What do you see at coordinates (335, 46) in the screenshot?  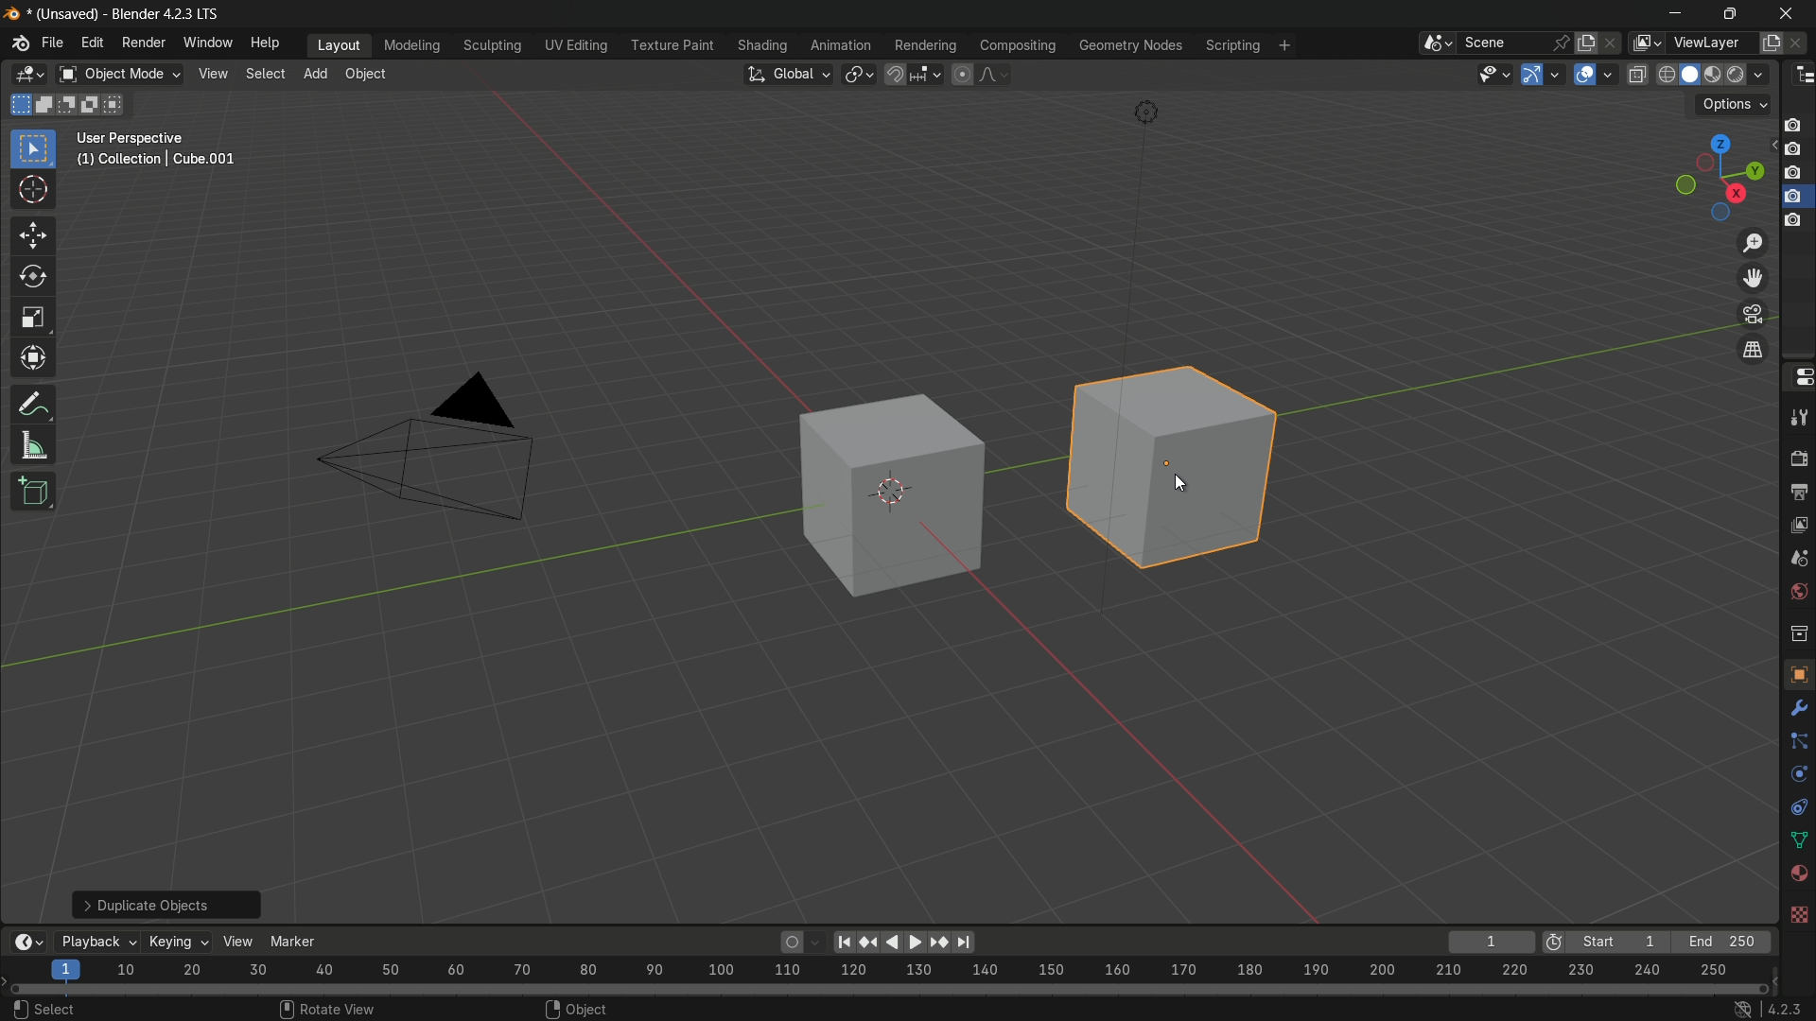 I see `layout menu` at bounding box center [335, 46].